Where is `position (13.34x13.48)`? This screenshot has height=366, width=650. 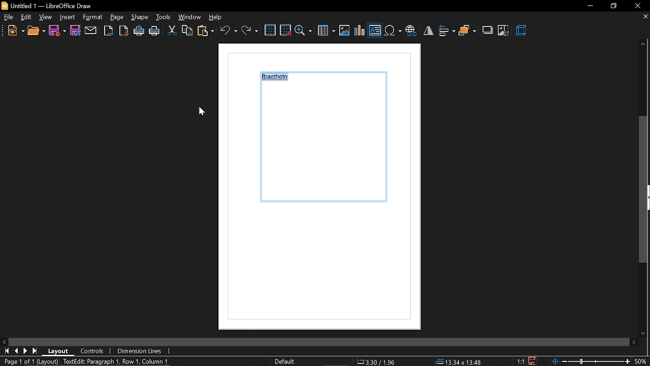
position (13.34x13.48) is located at coordinates (458, 361).